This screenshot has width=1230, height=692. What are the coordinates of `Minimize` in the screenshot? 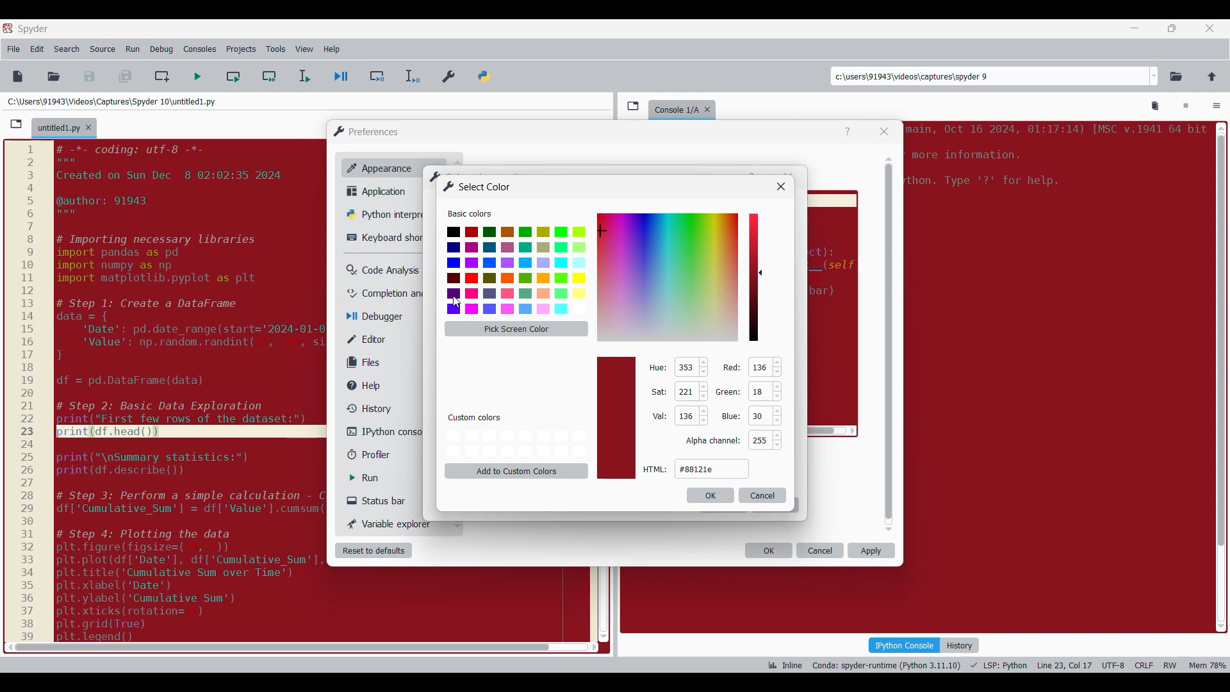 It's located at (1135, 28).